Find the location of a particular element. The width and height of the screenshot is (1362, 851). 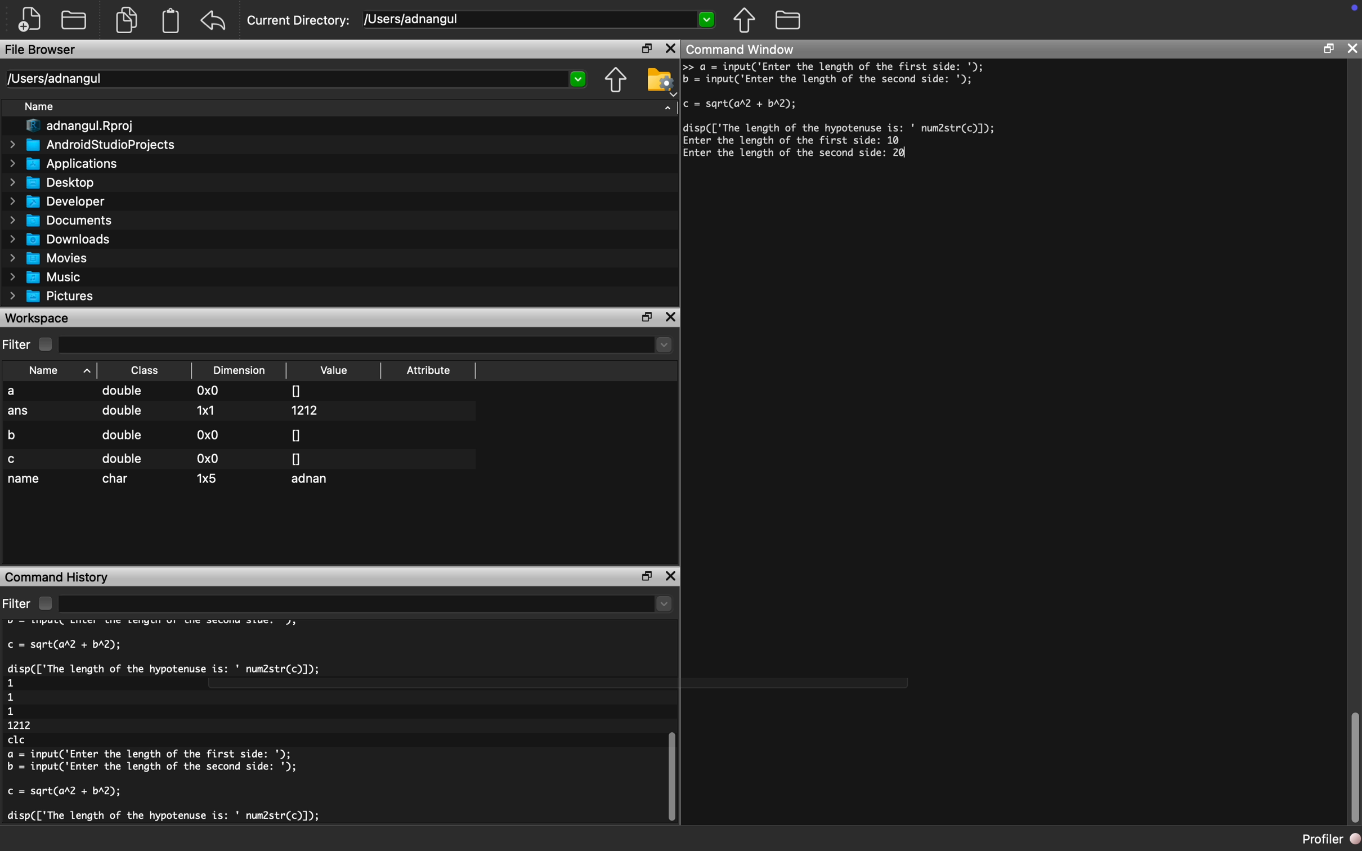

AndroidStudioProjects is located at coordinates (94, 145).